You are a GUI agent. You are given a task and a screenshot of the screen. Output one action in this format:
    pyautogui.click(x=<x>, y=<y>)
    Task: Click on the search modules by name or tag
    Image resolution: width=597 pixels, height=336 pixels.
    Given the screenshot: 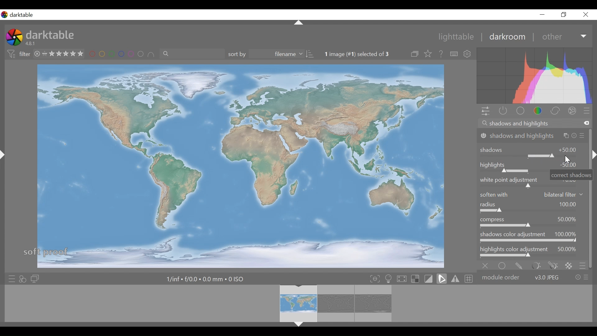 What is the action you would take?
    pyautogui.click(x=533, y=124)
    